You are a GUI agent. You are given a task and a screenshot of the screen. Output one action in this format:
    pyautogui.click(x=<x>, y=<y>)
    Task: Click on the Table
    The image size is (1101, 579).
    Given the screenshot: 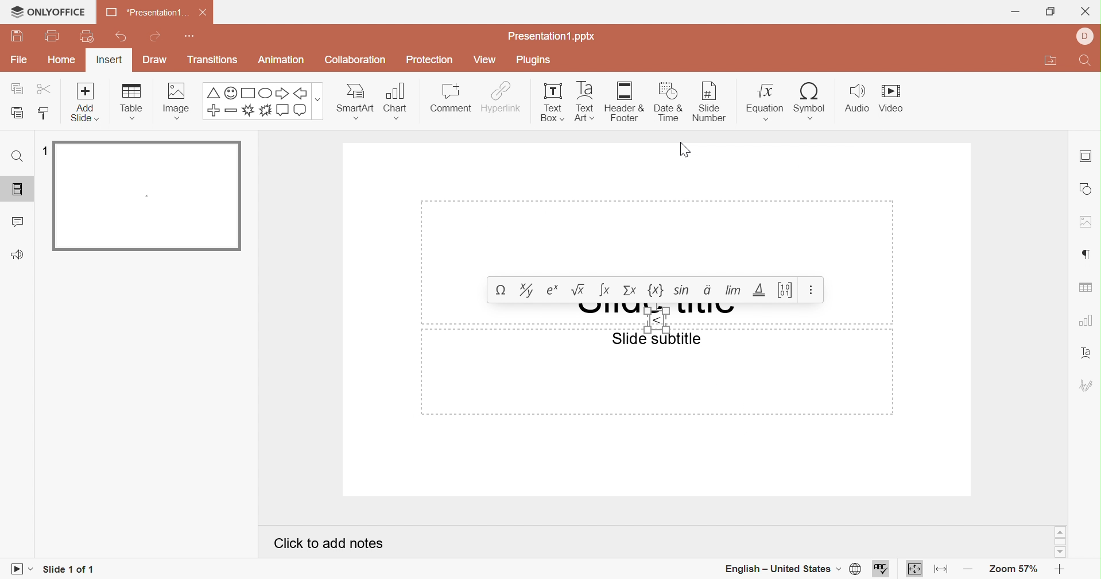 What is the action you would take?
    pyautogui.click(x=132, y=102)
    